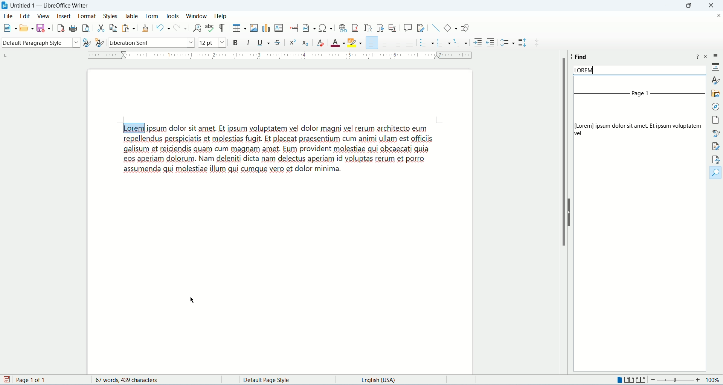 This screenshot has width=723, height=385. What do you see at coordinates (100, 28) in the screenshot?
I see `cut` at bounding box center [100, 28].